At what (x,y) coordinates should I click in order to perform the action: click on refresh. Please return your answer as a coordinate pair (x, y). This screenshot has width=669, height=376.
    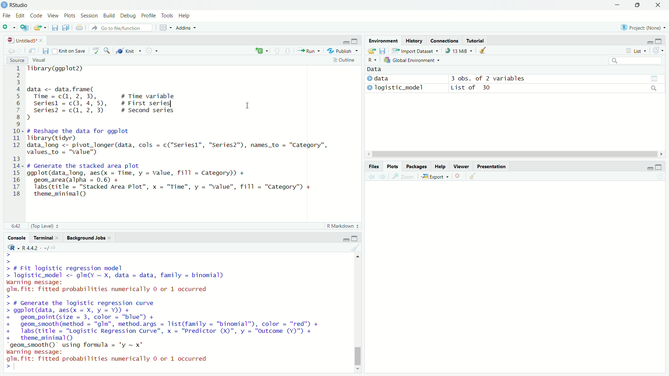
    Looking at the image, I should click on (657, 51).